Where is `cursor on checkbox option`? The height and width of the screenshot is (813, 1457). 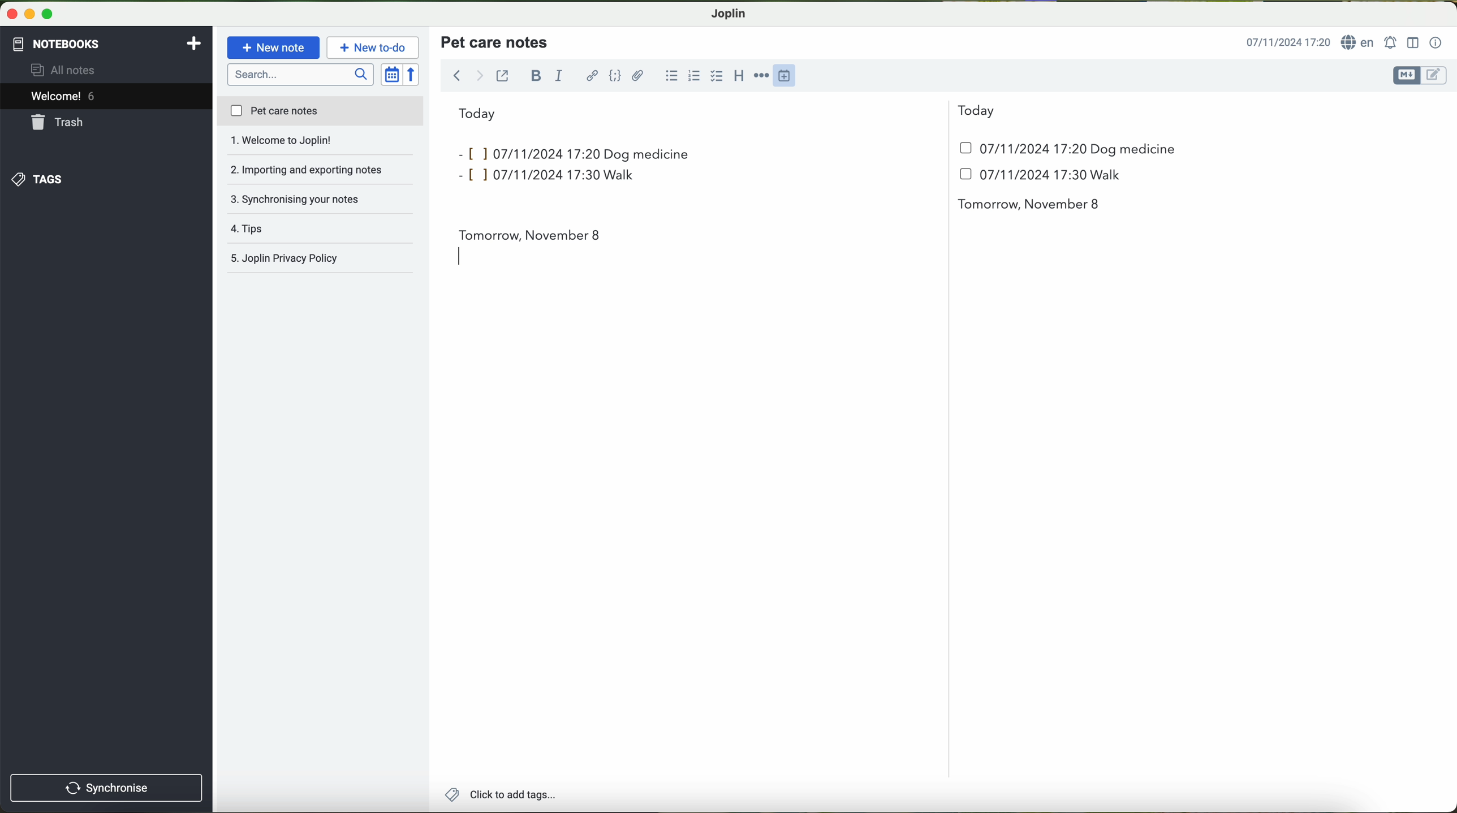 cursor on checkbox option is located at coordinates (718, 76).